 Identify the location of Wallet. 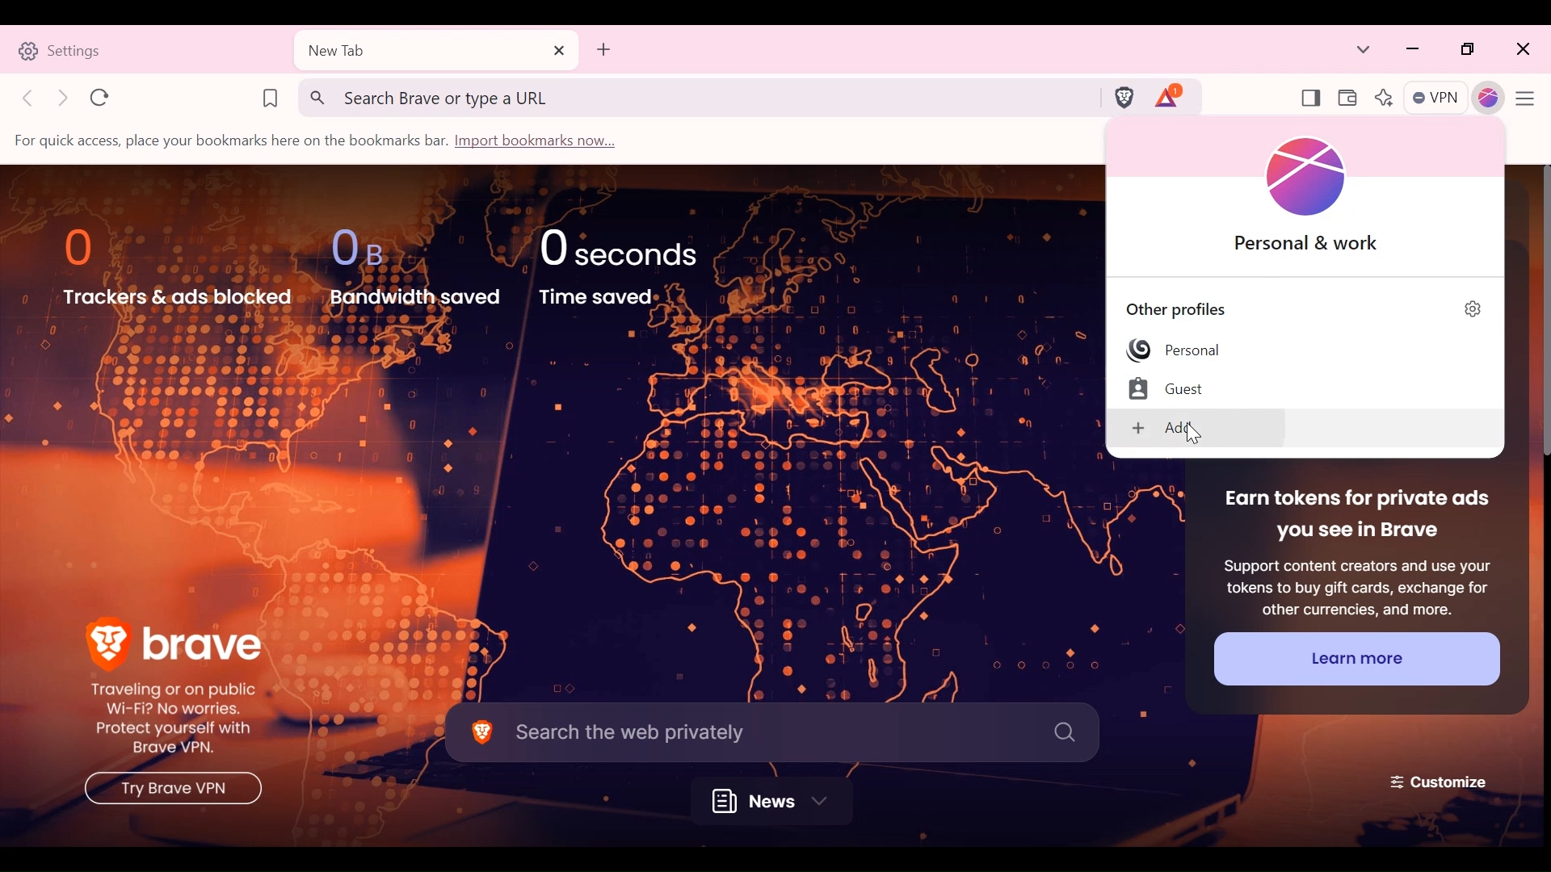
(1346, 99).